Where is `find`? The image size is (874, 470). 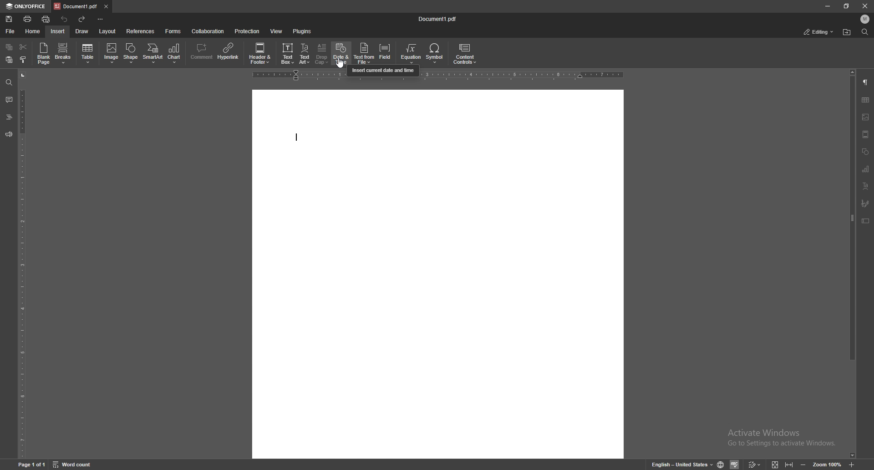 find is located at coordinates (10, 83).